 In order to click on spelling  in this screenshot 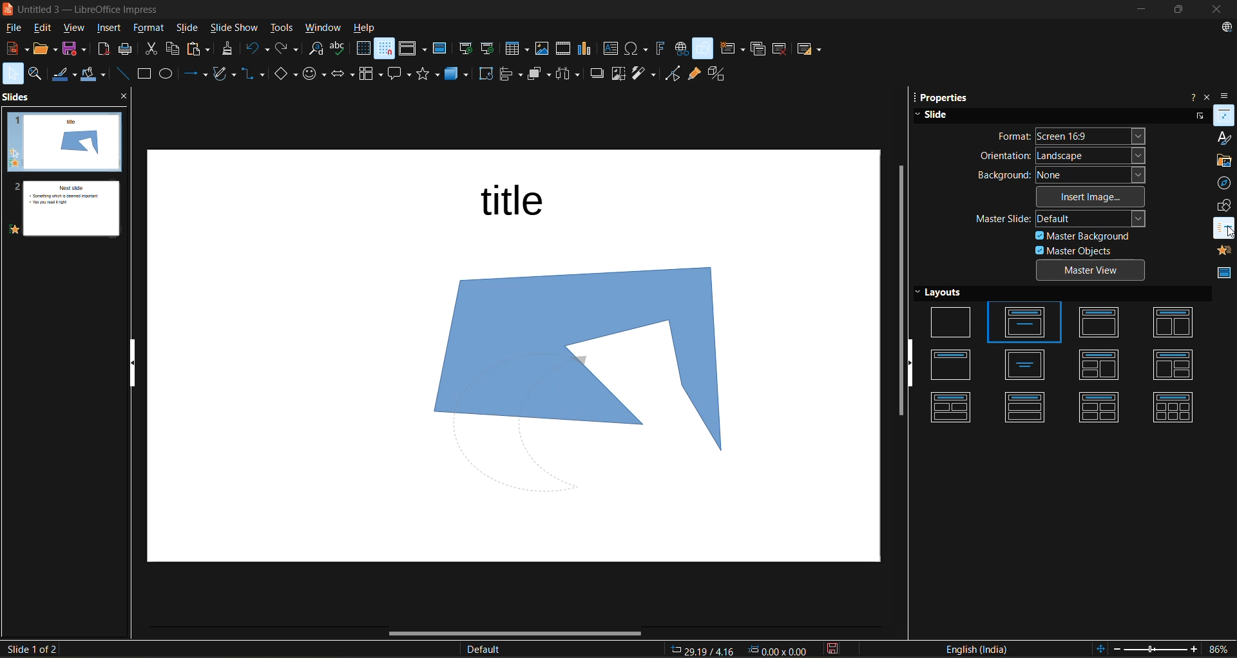, I will do `click(342, 48)`.